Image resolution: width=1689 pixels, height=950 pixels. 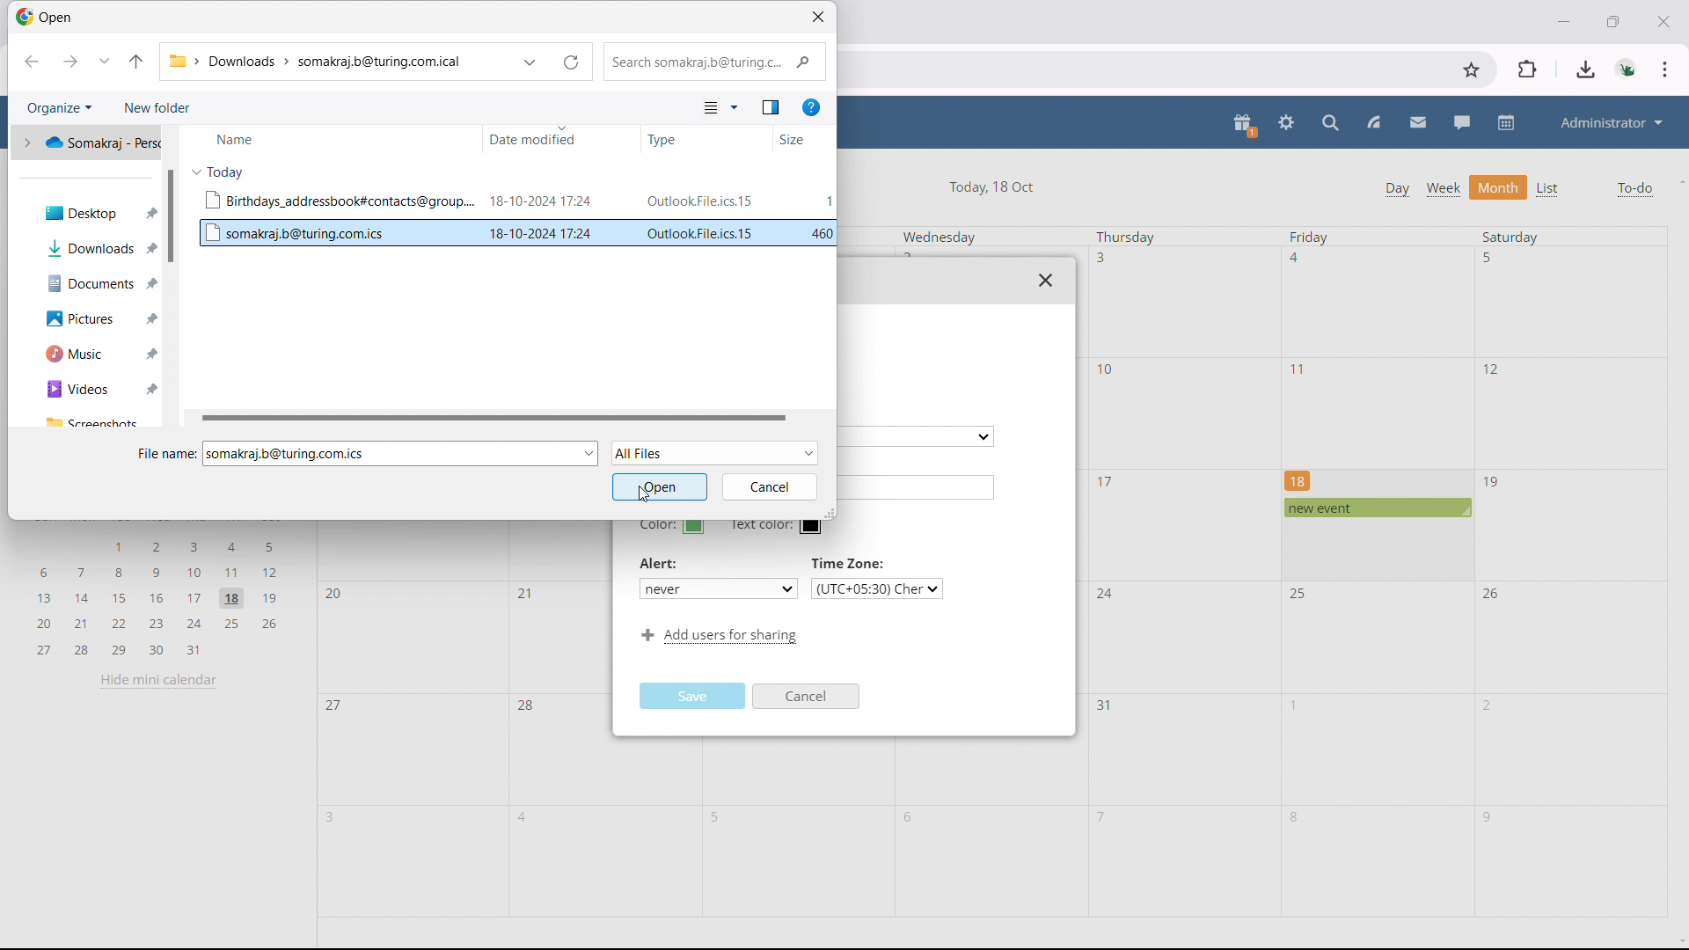 What do you see at coordinates (1376, 508) in the screenshot?
I see `scheduled event` at bounding box center [1376, 508].